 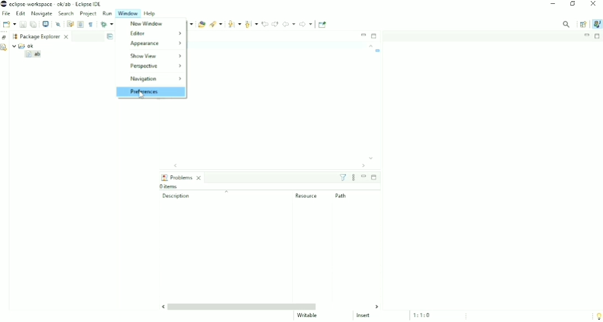 What do you see at coordinates (14, 36) in the screenshot?
I see `Workspace` at bounding box center [14, 36].